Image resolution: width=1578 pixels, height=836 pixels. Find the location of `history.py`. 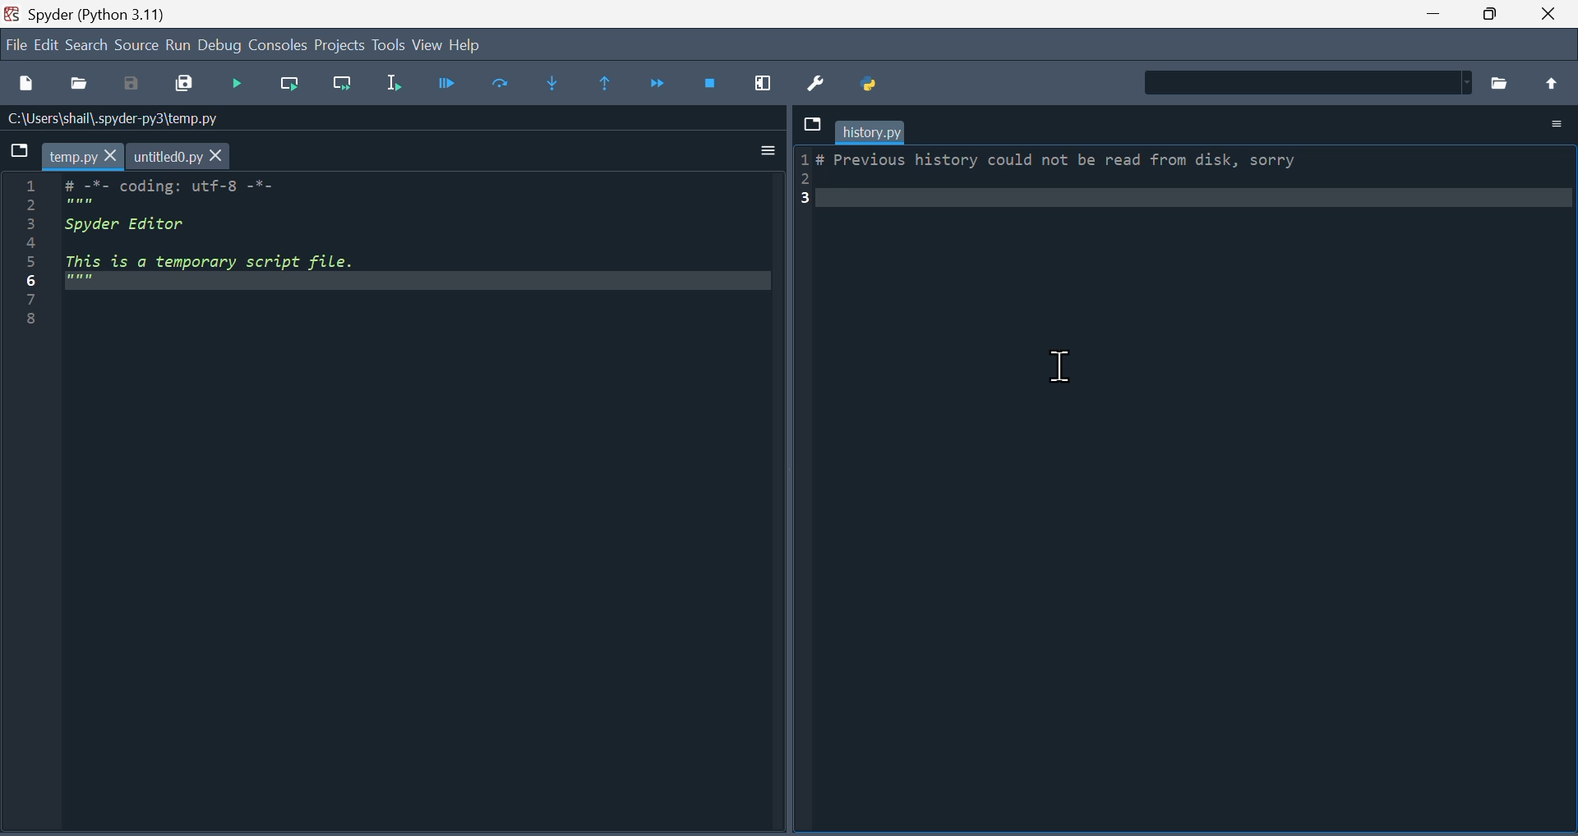

history.py is located at coordinates (870, 132).